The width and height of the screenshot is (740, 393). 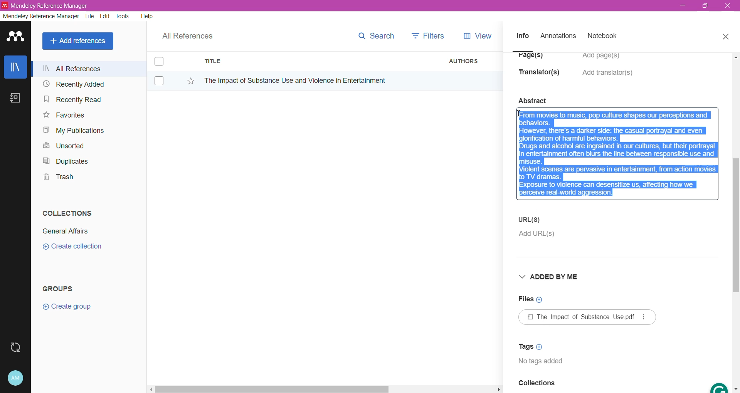 I want to click on Close, so click(x=728, y=6).